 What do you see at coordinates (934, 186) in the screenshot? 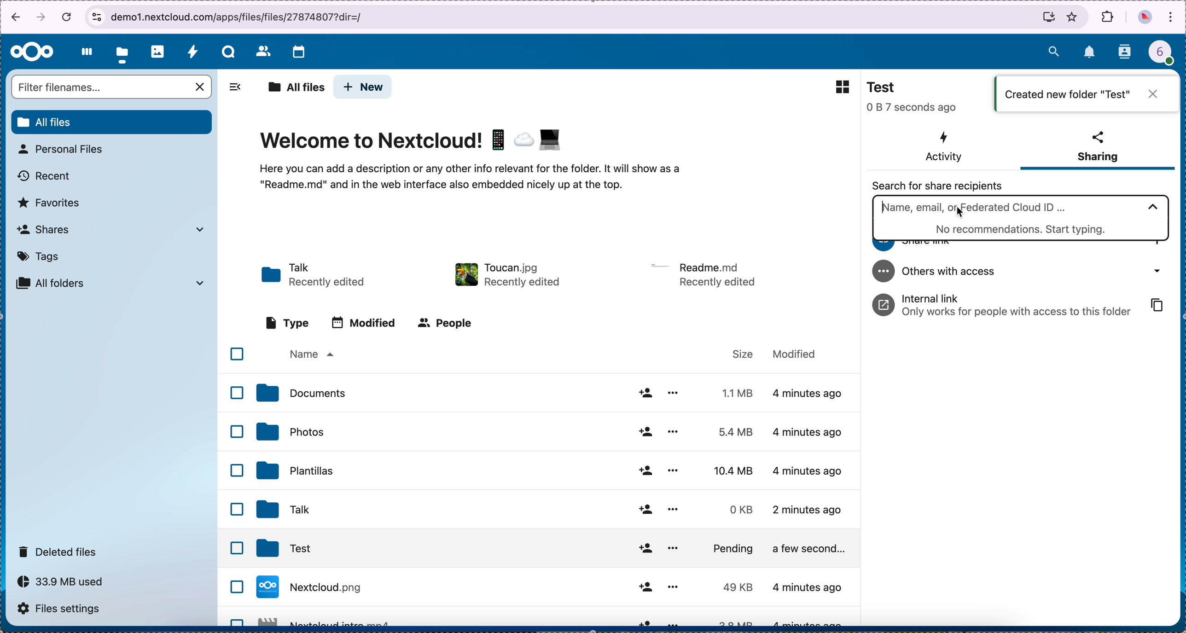
I see `search for share recipients` at bounding box center [934, 186].